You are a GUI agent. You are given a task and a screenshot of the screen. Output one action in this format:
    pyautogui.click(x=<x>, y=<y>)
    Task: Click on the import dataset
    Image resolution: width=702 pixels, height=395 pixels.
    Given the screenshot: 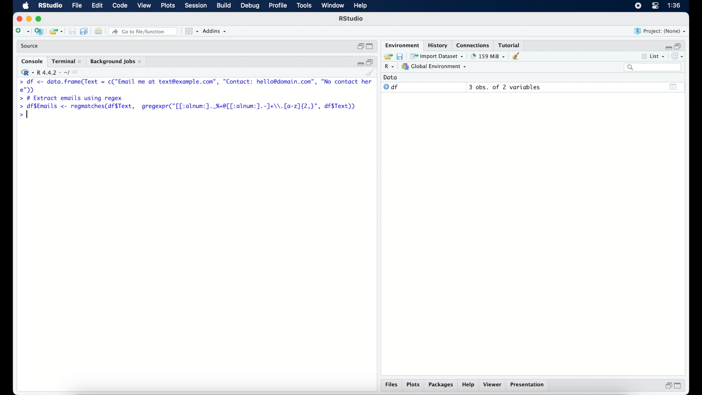 What is the action you would take?
    pyautogui.click(x=438, y=56)
    